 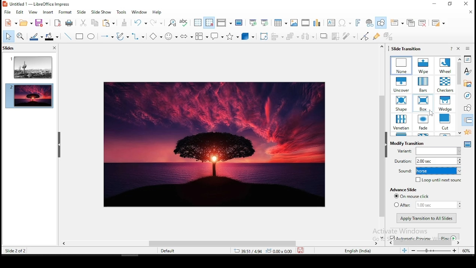 What do you see at coordinates (411, 23) in the screenshot?
I see `duplicate slide` at bounding box center [411, 23].